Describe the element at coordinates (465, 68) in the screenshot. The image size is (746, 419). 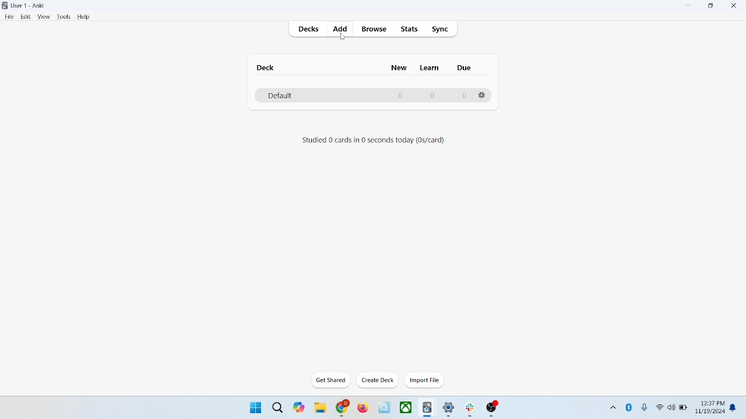
I see `due` at that location.